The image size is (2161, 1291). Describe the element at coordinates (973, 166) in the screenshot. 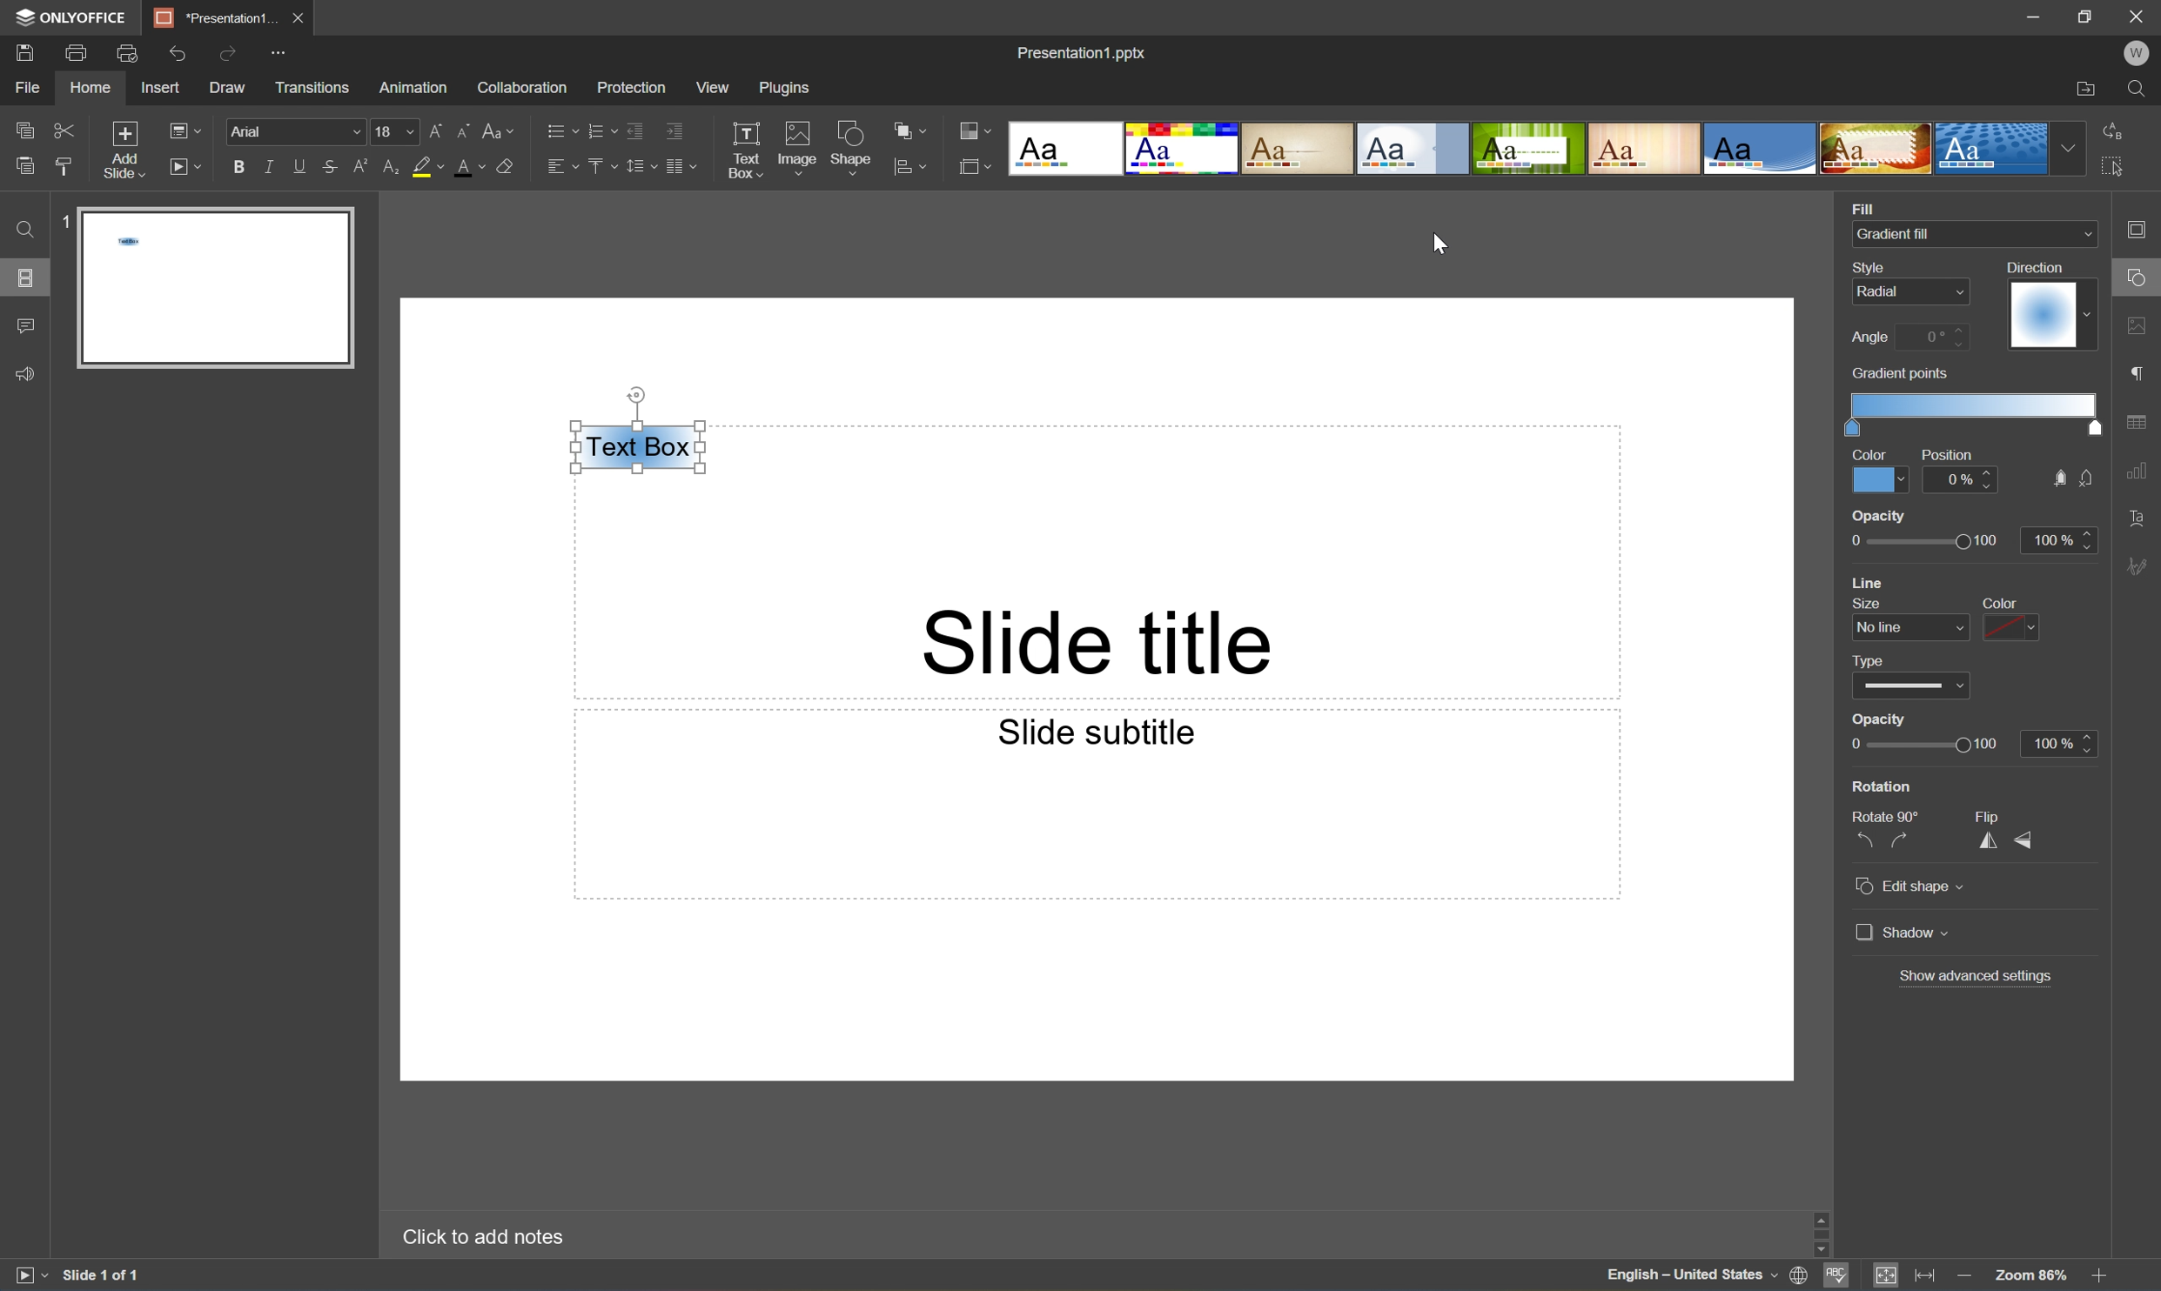

I see `Select Slide size` at that location.